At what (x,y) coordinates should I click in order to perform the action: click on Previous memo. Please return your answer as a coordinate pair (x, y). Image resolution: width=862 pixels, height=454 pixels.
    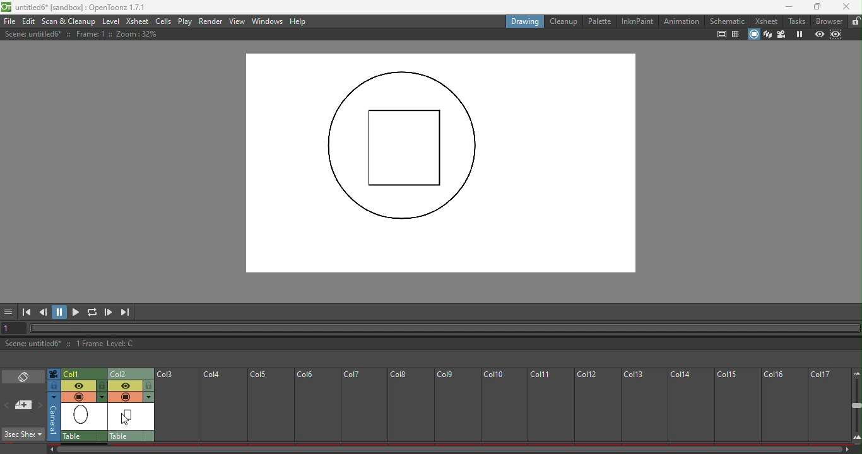
    Looking at the image, I should click on (8, 406).